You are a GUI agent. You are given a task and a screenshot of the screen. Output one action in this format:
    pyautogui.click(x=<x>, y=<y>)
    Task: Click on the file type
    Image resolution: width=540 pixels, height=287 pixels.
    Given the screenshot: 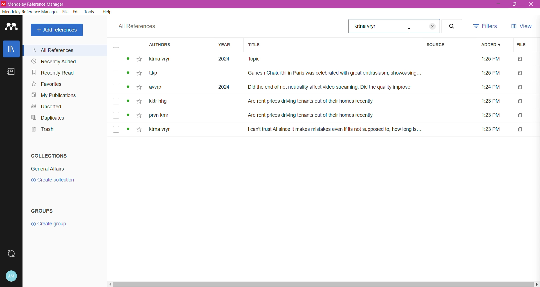 What is the action you would take?
    pyautogui.click(x=520, y=87)
    